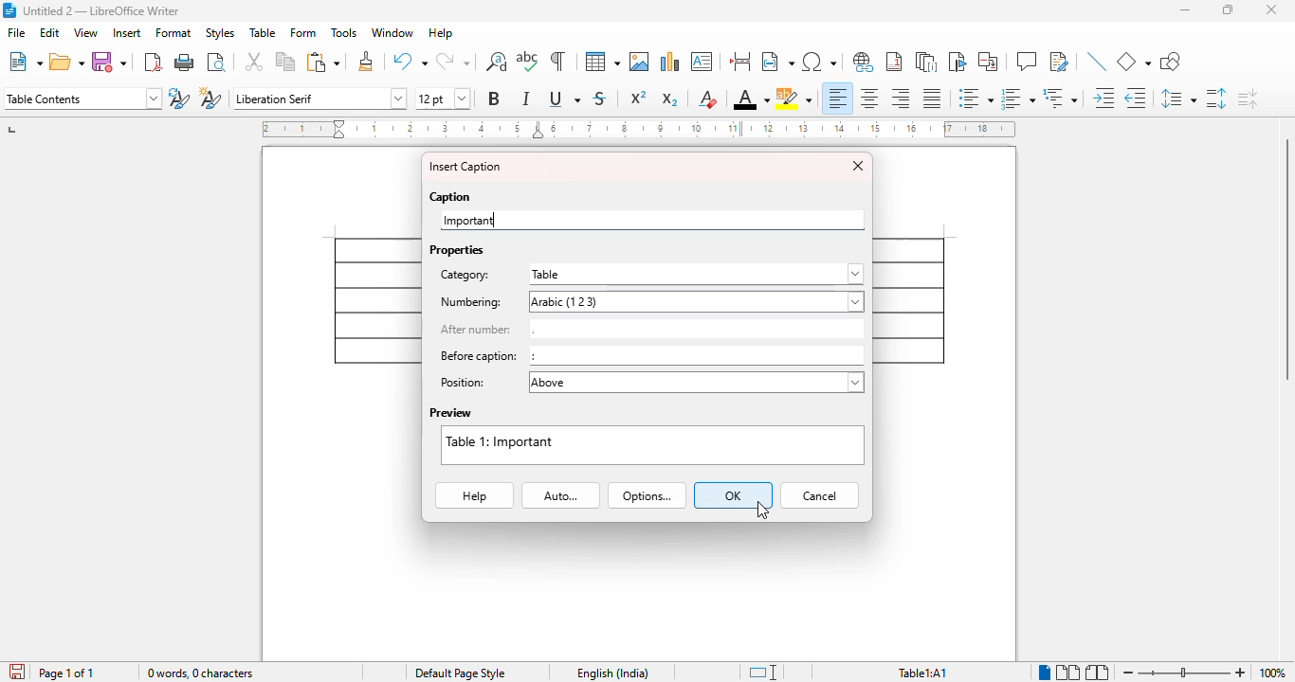 Image resolution: width=1295 pixels, height=682 pixels. Describe the element at coordinates (1216, 99) in the screenshot. I see `increase paragraph spacing` at that location.